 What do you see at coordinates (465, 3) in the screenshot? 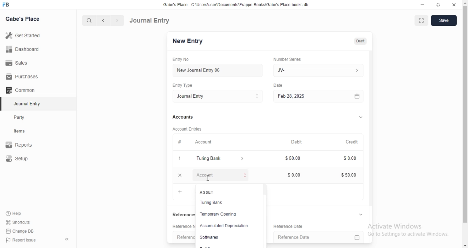
I see `move up` at bounding box center [465, 3].